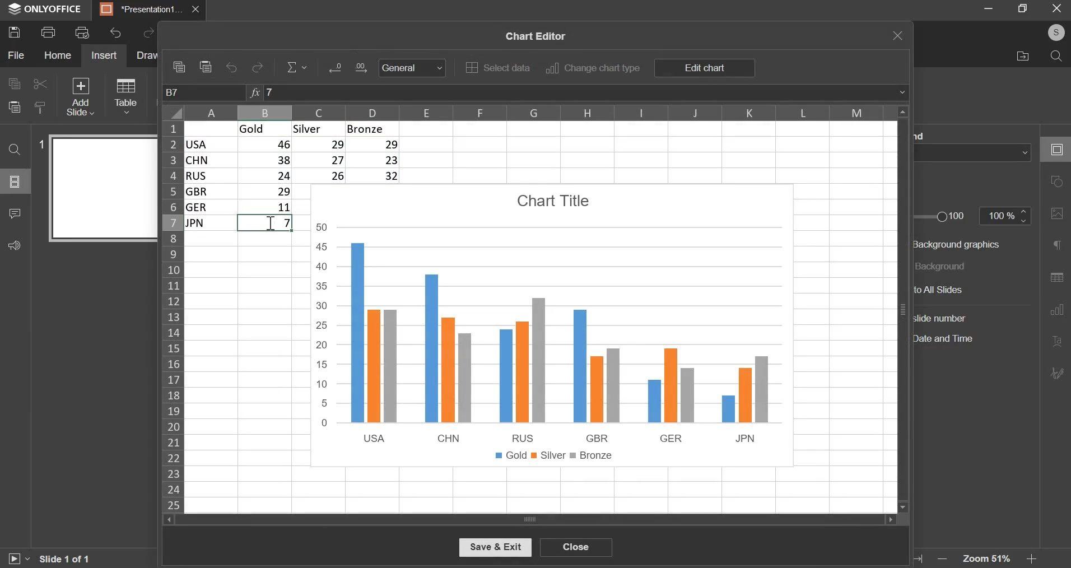 The height and width of the screenshot is (568, 1071). I want to click on comments, so click(14, 213).